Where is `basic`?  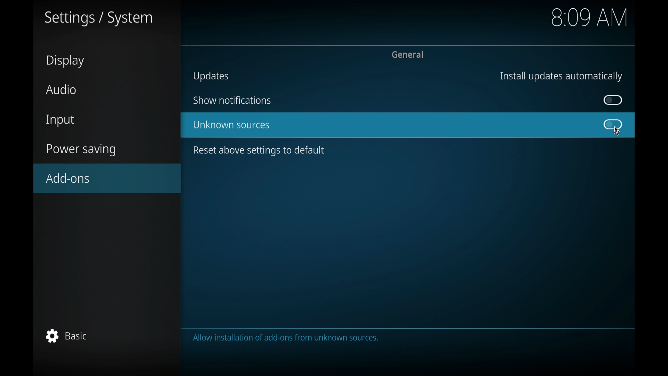
basic is located at coordinates (67, 336).